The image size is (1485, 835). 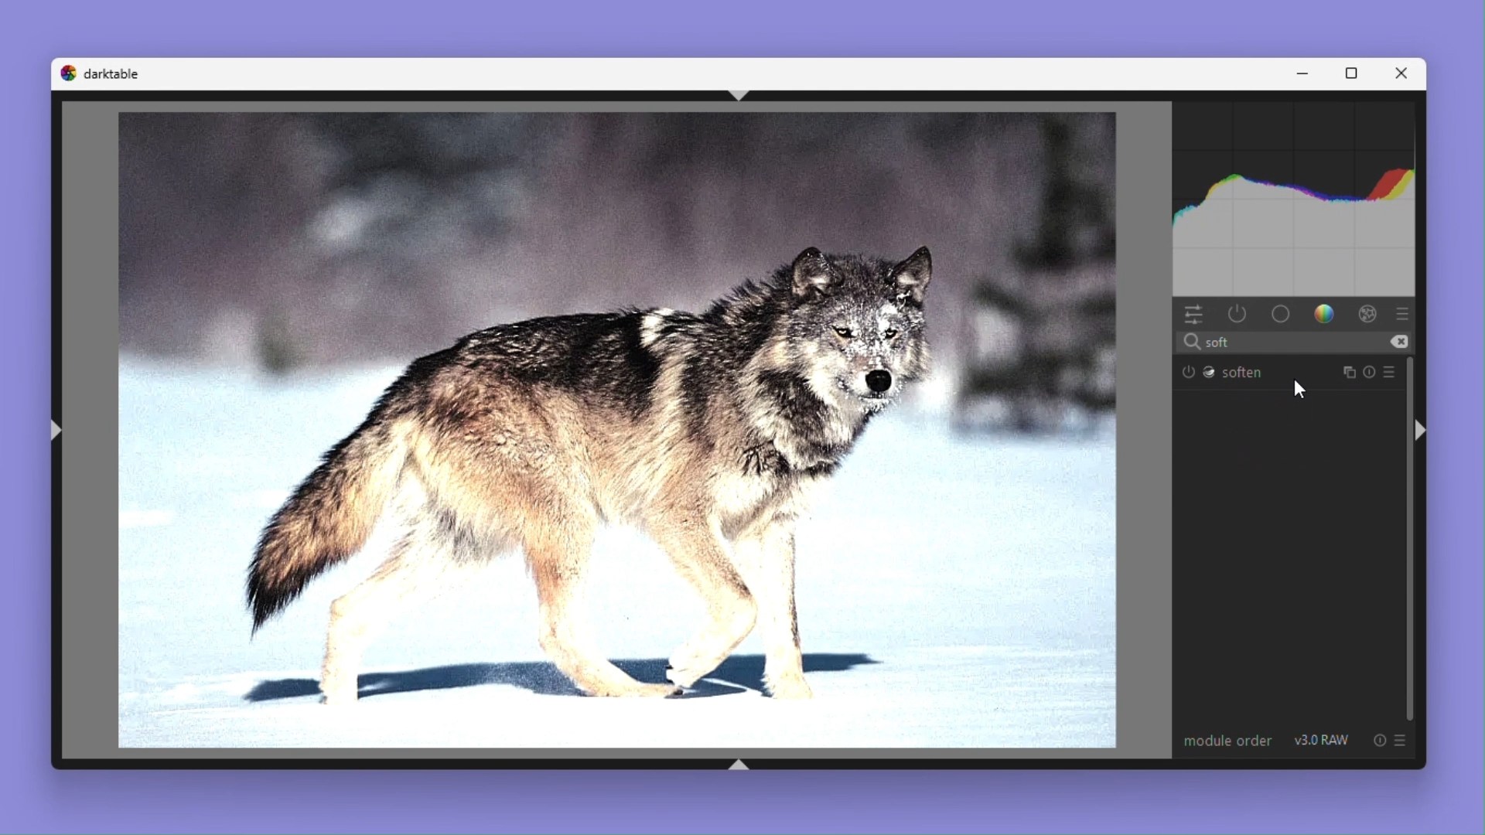 What do you see at coordinates (1326, 315) in the screenshot?
I see `Colour ` at bounding box center [1326, 315].